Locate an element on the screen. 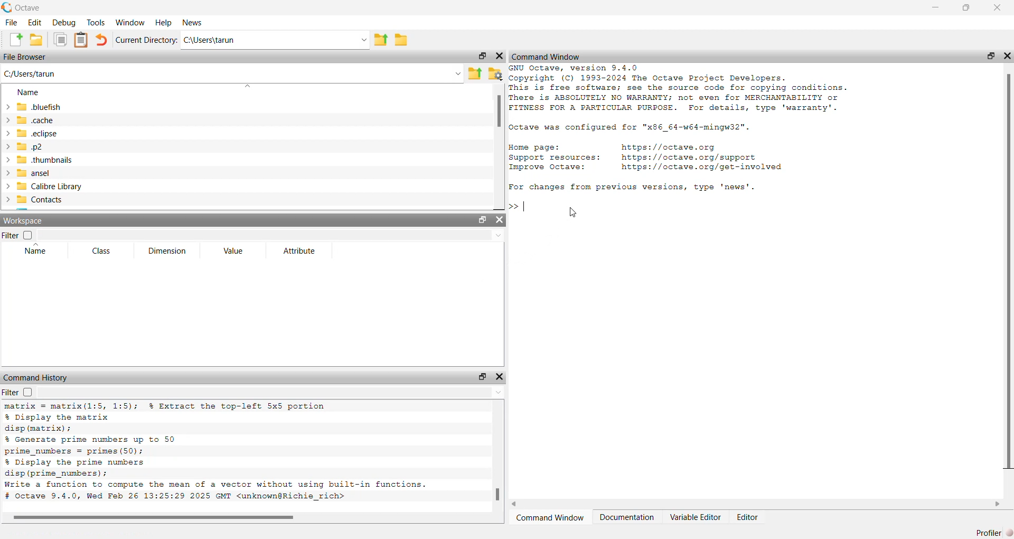 The image size is (1014, 539). Current Directory: is located at coordinates (147, 40).